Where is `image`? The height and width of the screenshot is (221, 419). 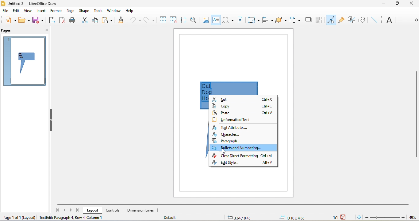
image is located at coordinates (206, 20).